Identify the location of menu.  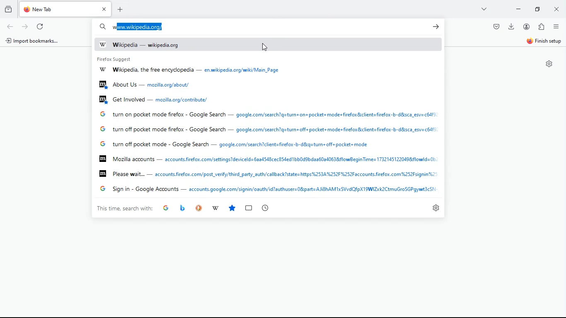
(556, 26).